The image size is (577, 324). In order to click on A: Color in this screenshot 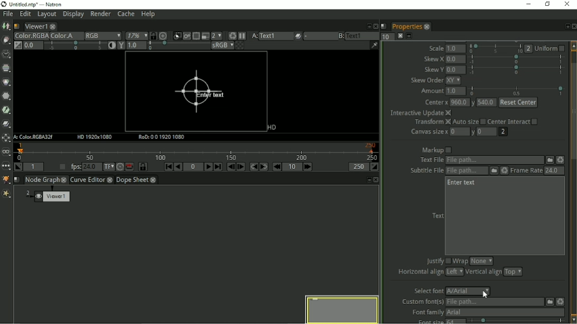, I will do `click(34, 137)`.